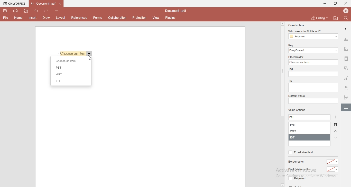 This screenshot has width=351, height=187. I want to click on choose an item, so click(314, 62).